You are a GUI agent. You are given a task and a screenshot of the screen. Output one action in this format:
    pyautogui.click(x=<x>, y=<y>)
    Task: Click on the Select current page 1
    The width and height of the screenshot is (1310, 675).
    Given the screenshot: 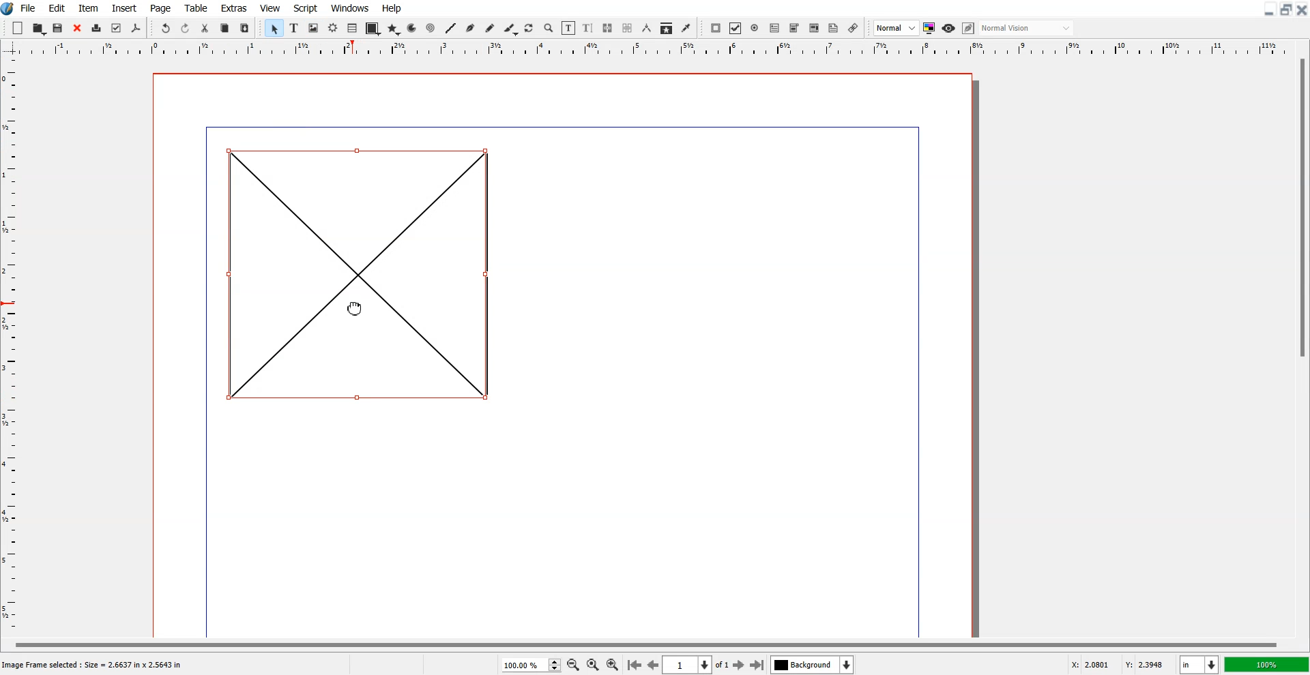 What is the action you would take?
    pyautogui.click(x=697, y=665)
    